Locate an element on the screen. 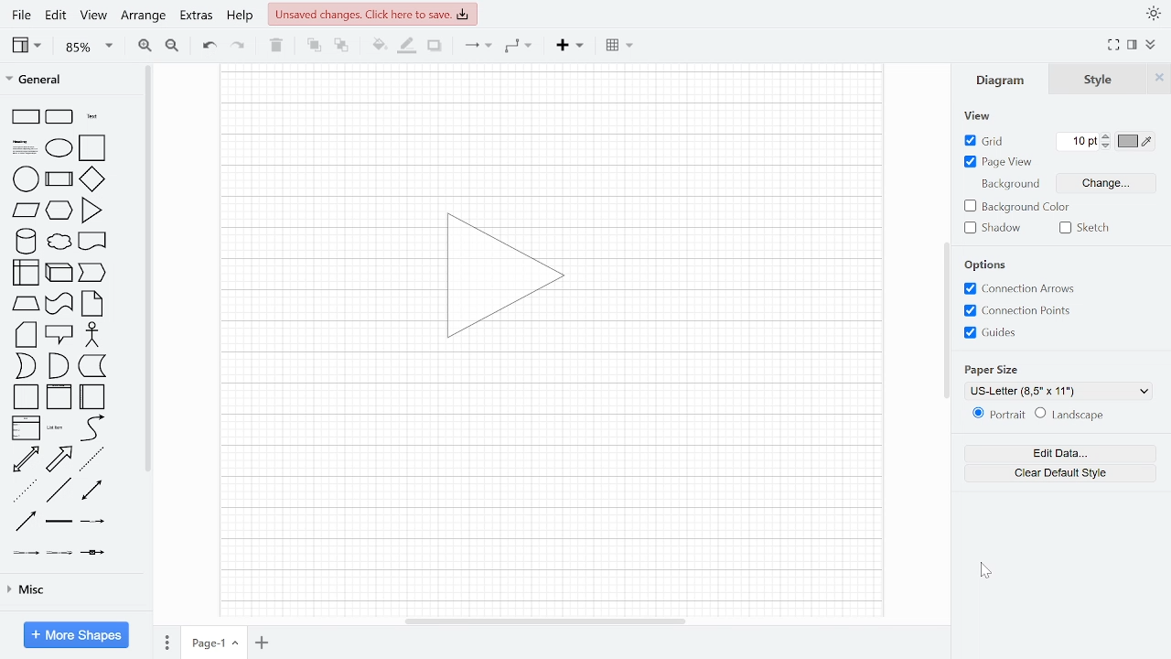 This screenshot has width=1171, height=659. Directional connector is located at coordinates (26, 522).